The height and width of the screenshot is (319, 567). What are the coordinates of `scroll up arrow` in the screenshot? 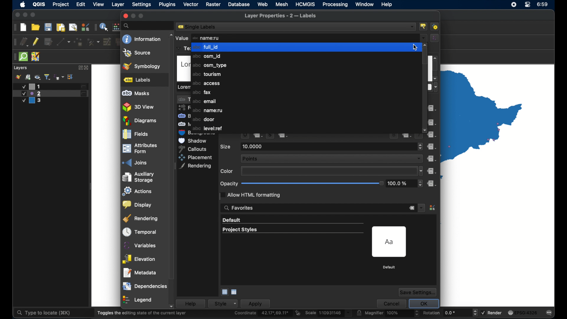 It's located at (436, 58).